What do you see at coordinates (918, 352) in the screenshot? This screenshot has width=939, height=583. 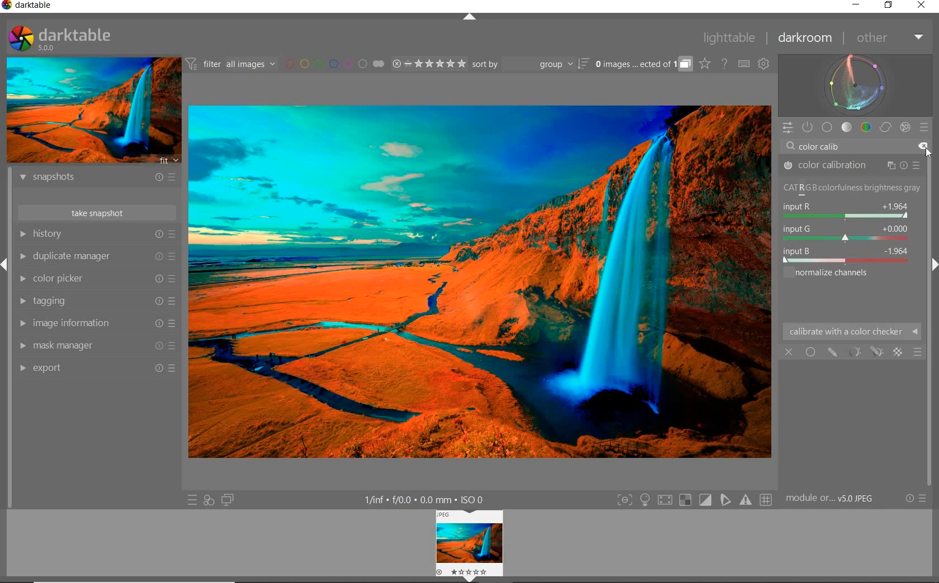 I see `BLENDING OPTIONS` at bounding box center [918, 352].